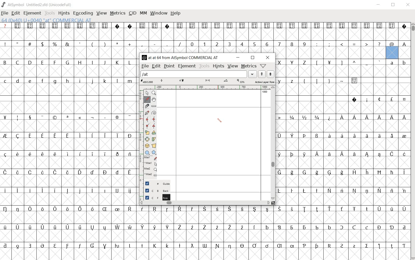  I want to click on MM, so click(143, 13).